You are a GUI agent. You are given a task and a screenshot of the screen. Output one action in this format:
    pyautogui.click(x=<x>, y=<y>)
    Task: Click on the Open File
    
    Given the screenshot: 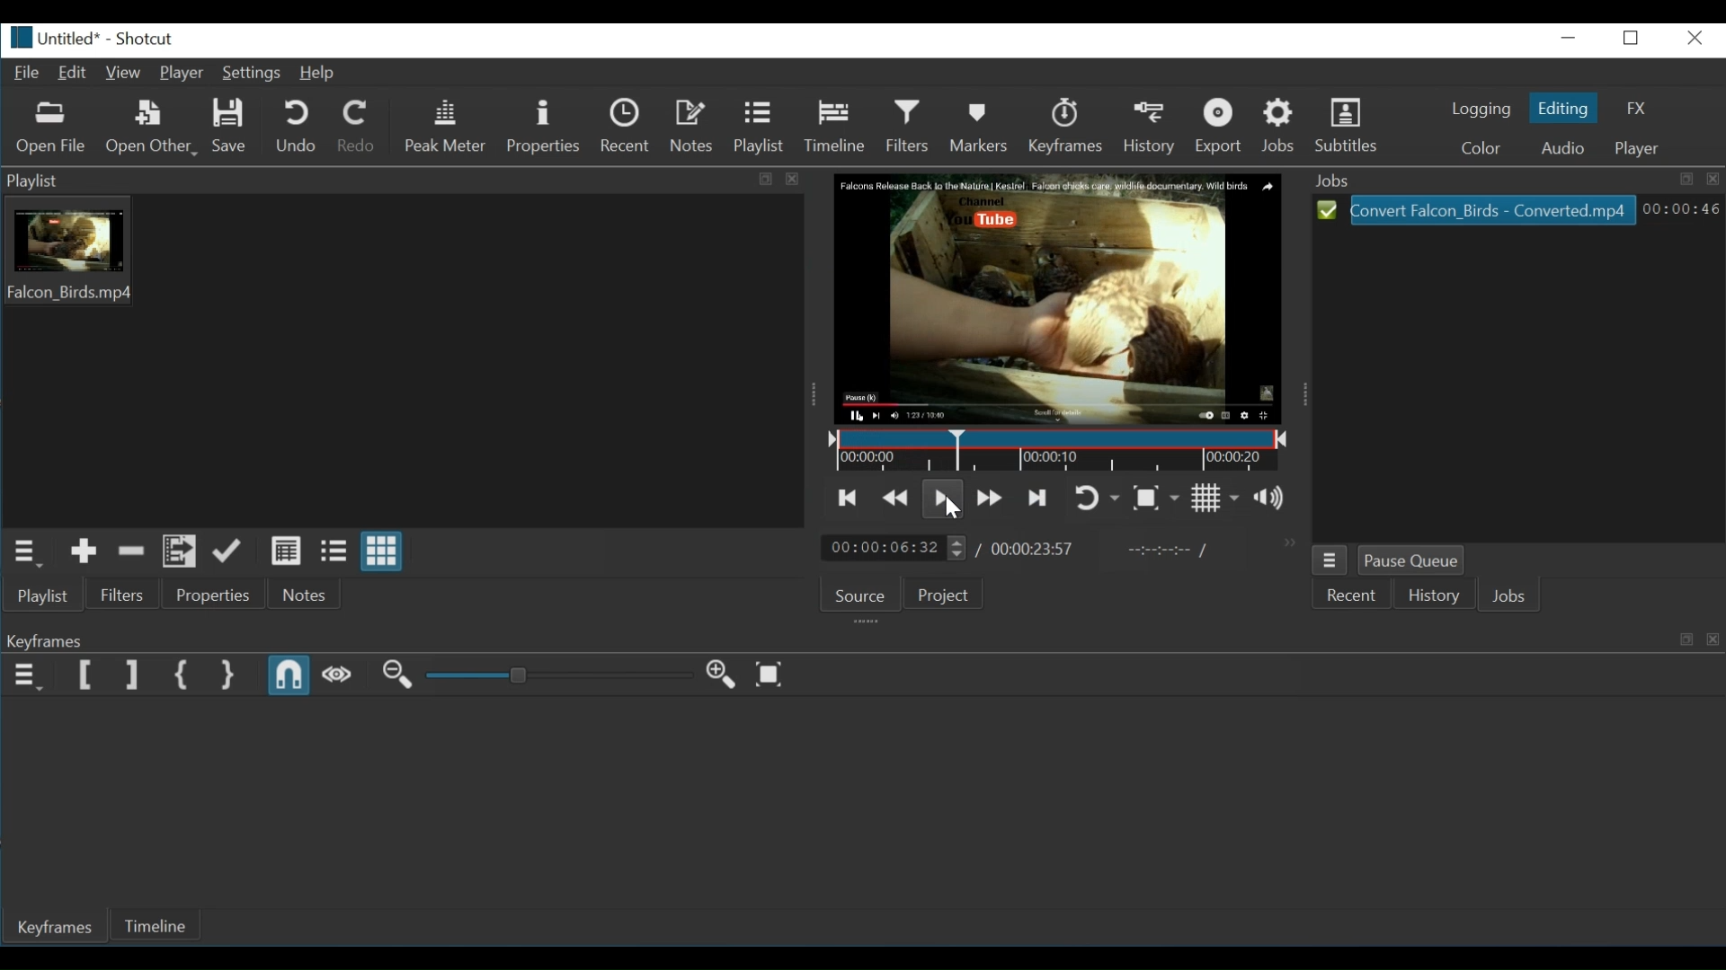 What is the action you would take?
    pyautogui.click(x=52, y=128)
    